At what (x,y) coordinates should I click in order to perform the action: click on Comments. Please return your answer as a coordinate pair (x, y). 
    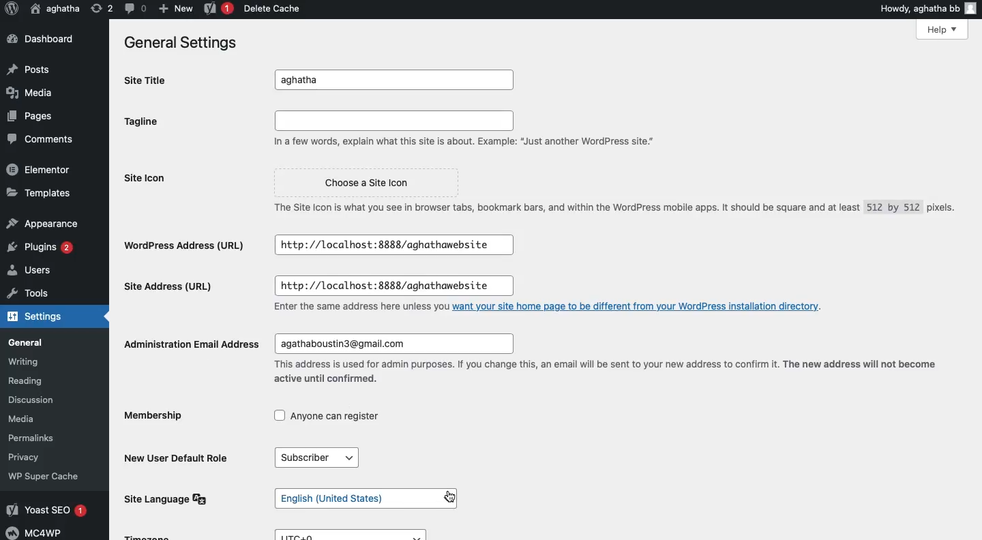
    Looking at the image, I should click on (37, 137).